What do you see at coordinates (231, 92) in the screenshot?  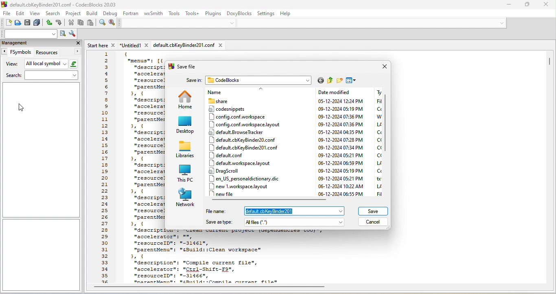 I see `name` at bounding box center [231, 92].